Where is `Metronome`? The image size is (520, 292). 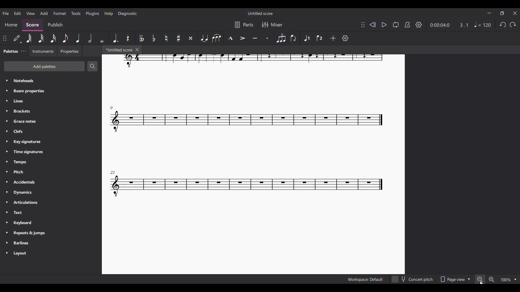
Metronome is located at coordinates (407, 25).